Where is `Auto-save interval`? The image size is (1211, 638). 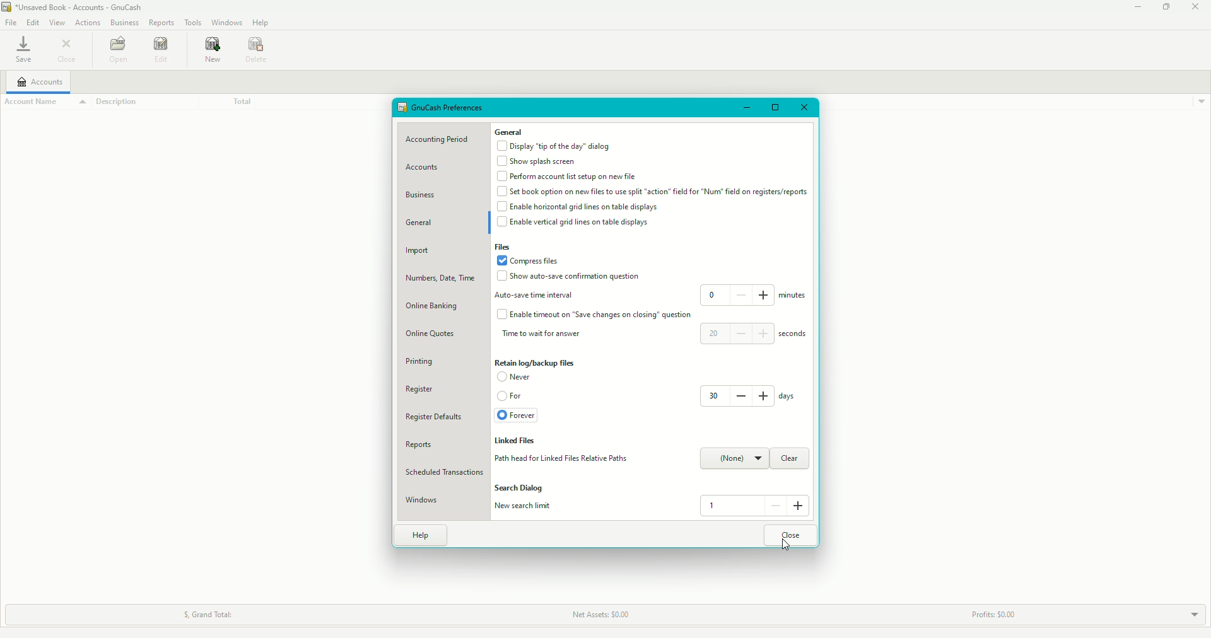
Auto-save interval is located at coordinates (537, 295).